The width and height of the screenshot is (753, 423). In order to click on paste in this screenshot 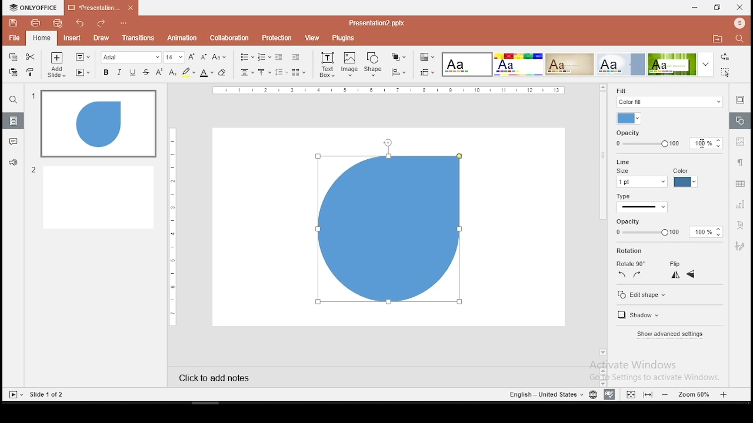, I will do `click(14, 72)`.